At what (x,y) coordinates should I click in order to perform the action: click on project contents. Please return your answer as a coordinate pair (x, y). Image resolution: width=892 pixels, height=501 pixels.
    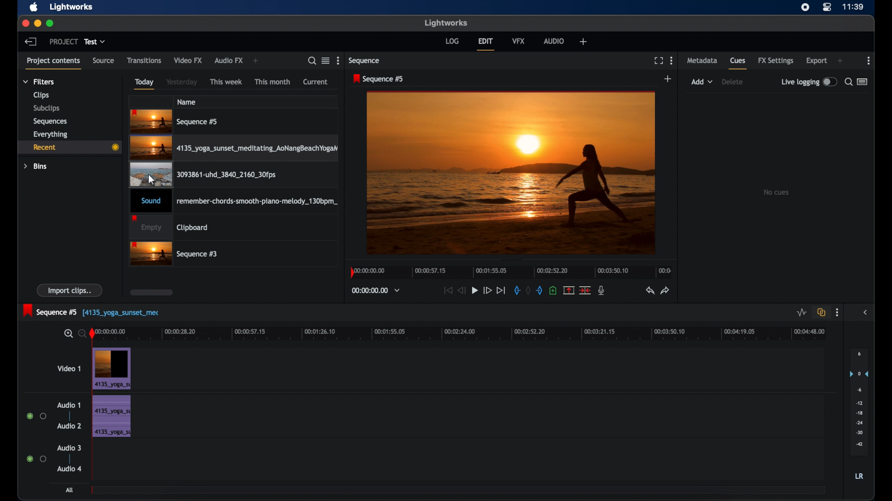
    Looking at the image, I should click on (53, 64).